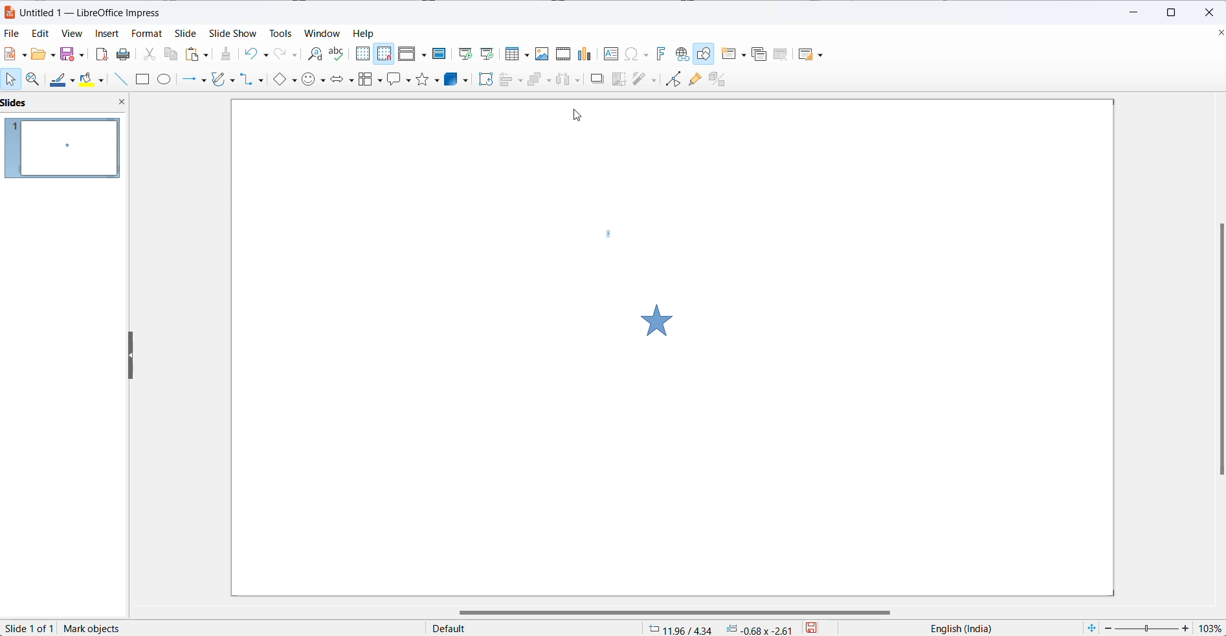  Describe the element at coordinates (486, 80) in the screenshot. I see `rotate` at that location.